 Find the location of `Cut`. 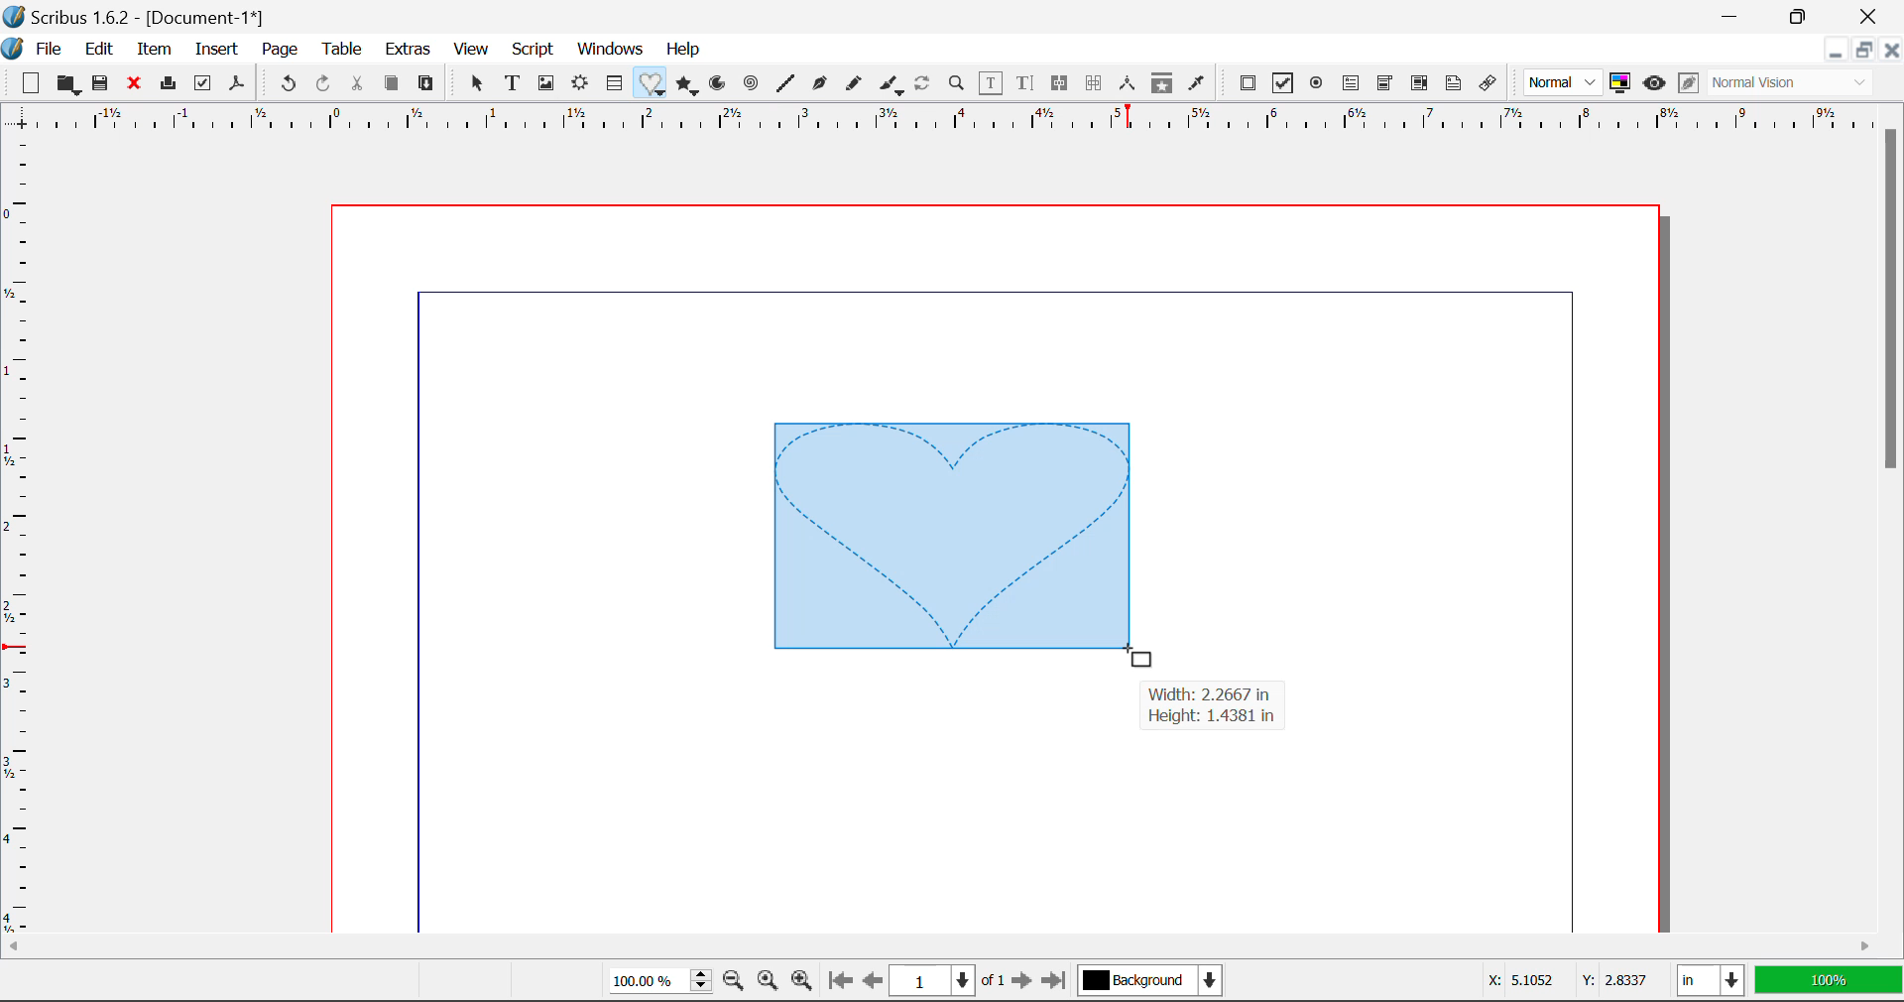

Cut is located at coordinates (361, 82).